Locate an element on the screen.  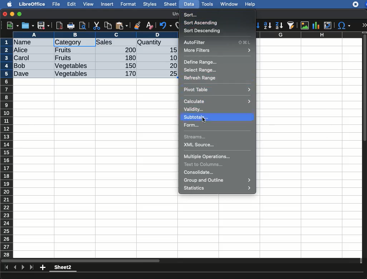
new is located at coordinates (11, 25).